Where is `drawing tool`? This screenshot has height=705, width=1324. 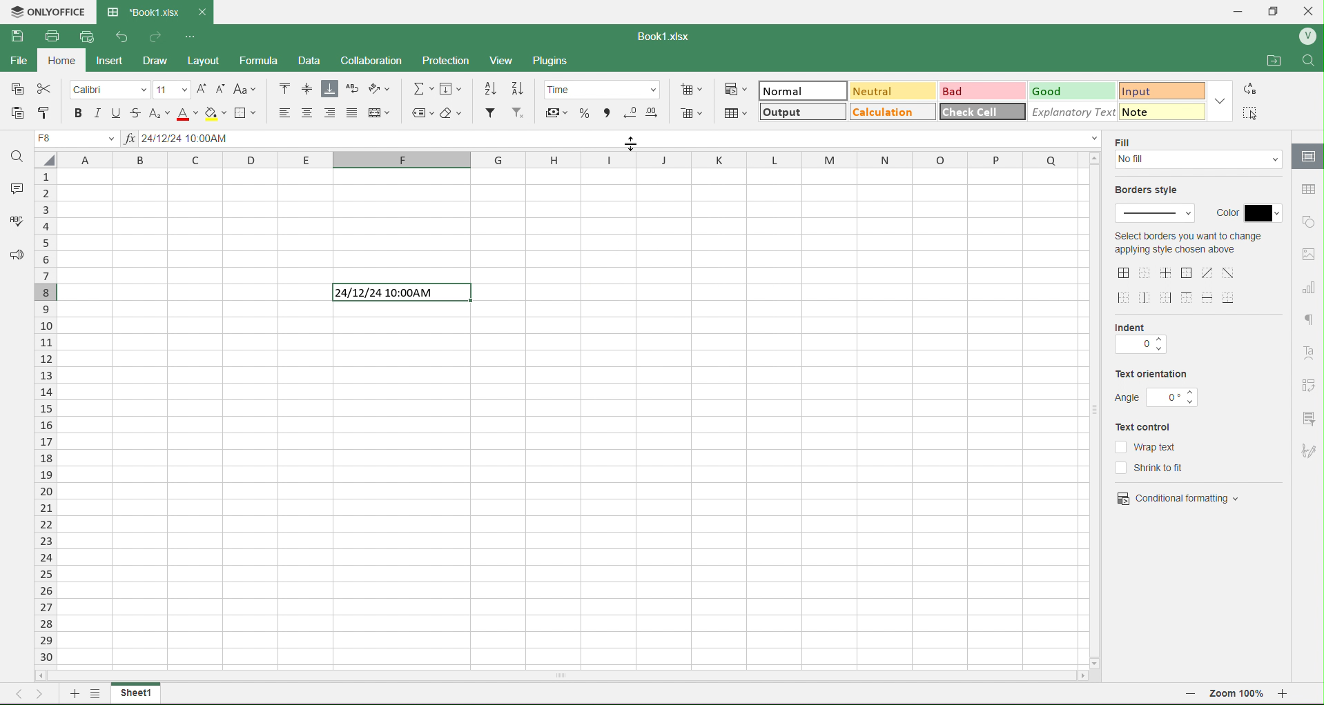 drawing tool is located at coordinates (1307, 450).